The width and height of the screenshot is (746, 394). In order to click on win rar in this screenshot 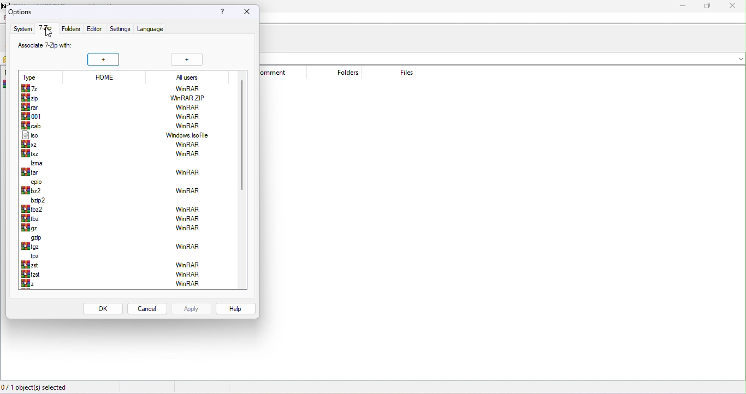, I will do `click(188, 127)`.